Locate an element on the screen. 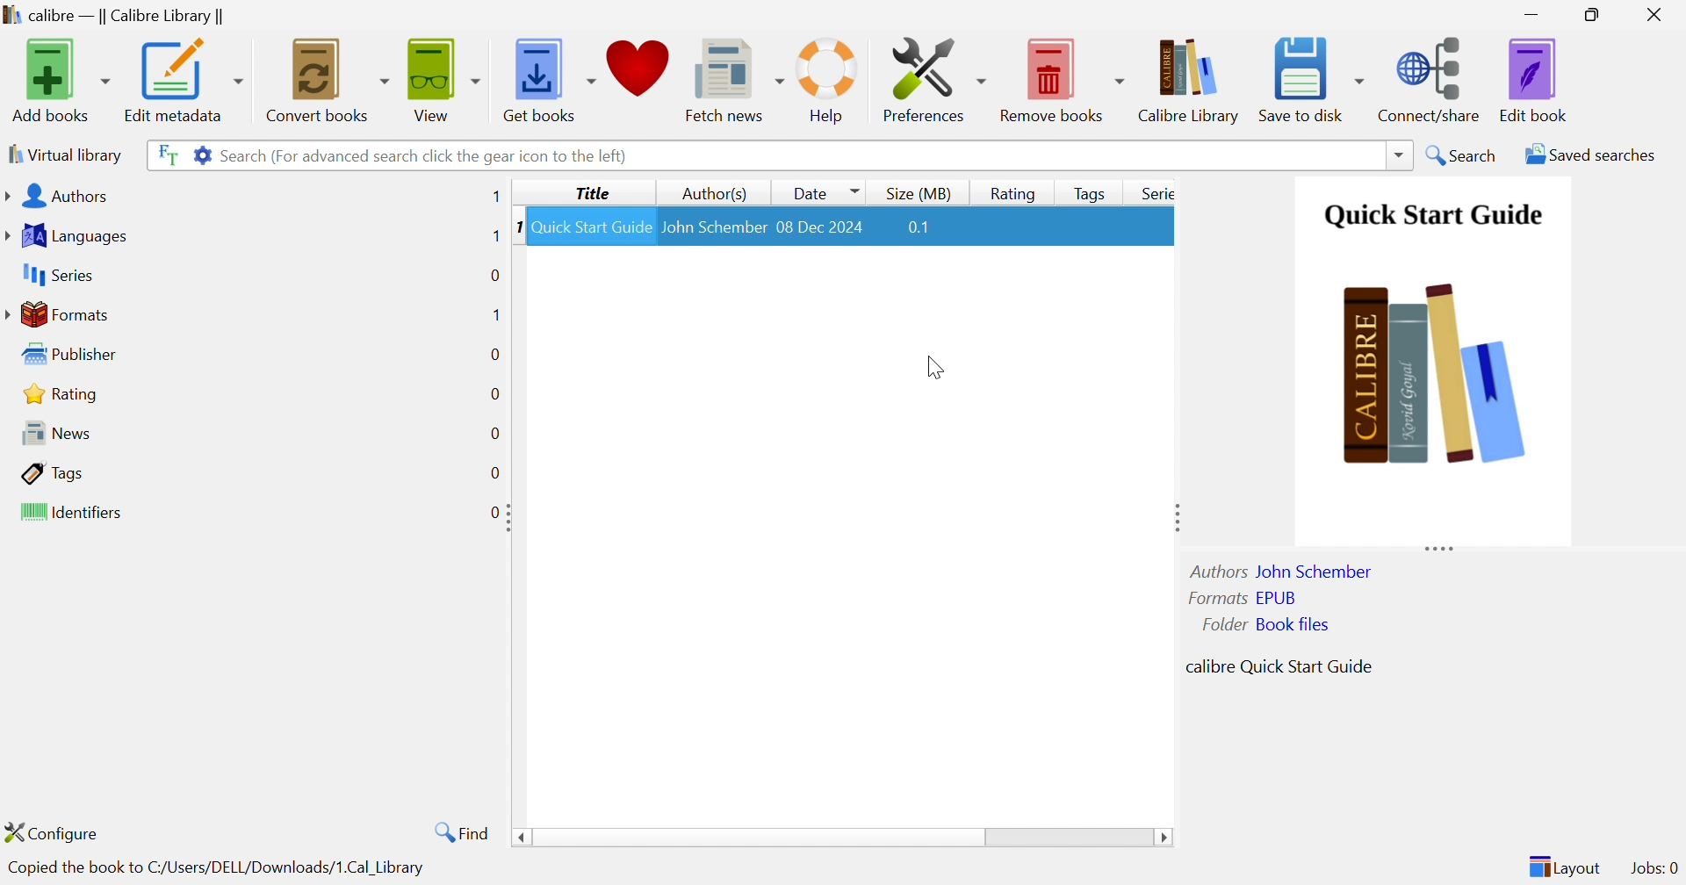  Image is located at coordinates (1437, 378).